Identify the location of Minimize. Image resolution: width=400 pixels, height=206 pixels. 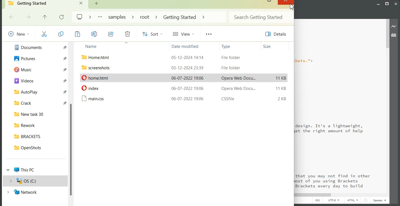
(378, 3).